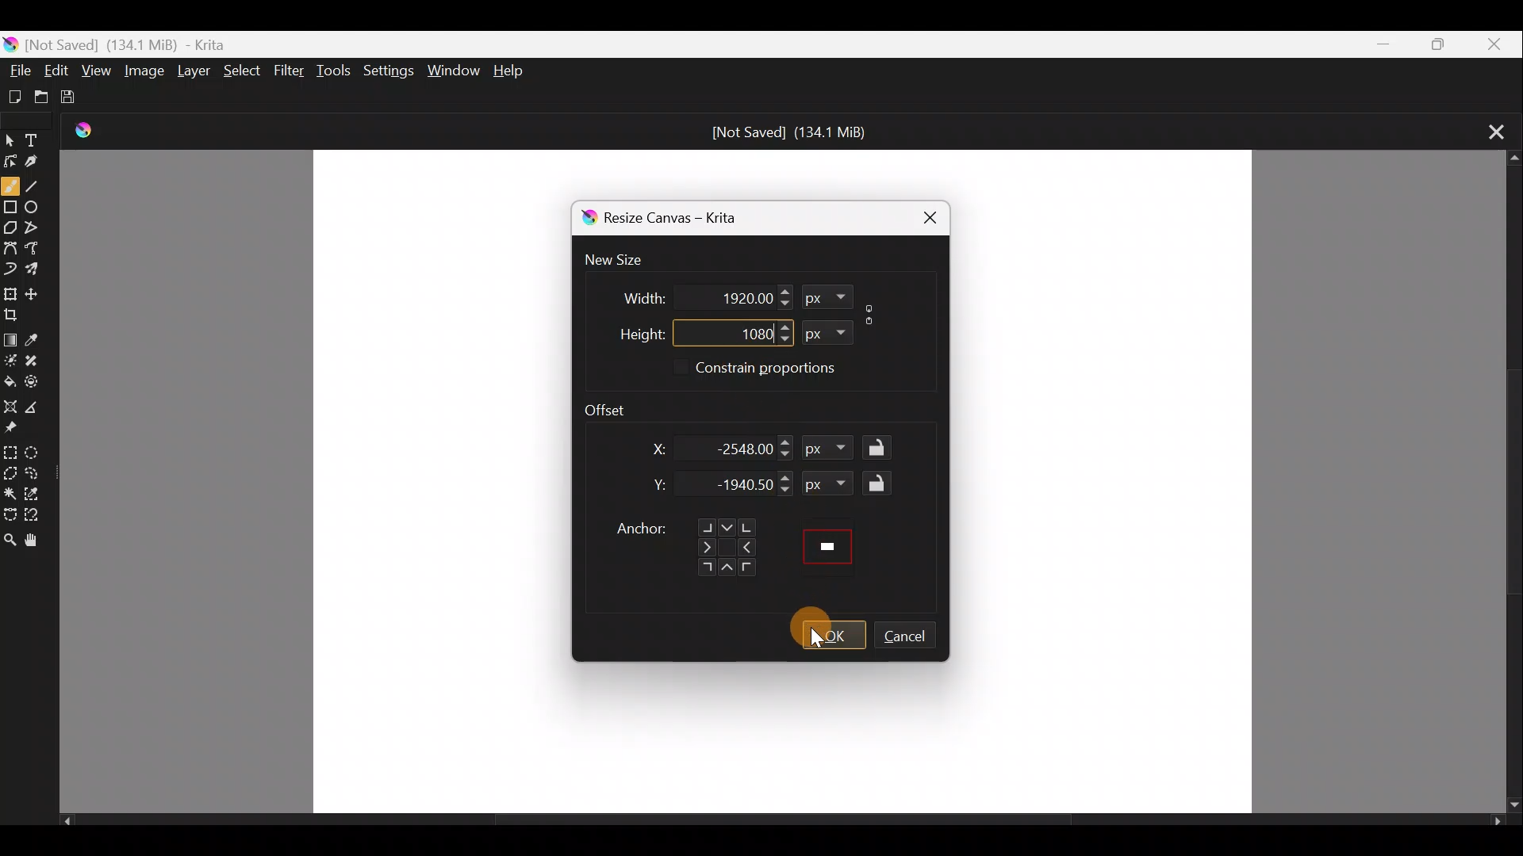 This screenshot has height=856, width=1523. I want to click on Width, so click(632, 293).